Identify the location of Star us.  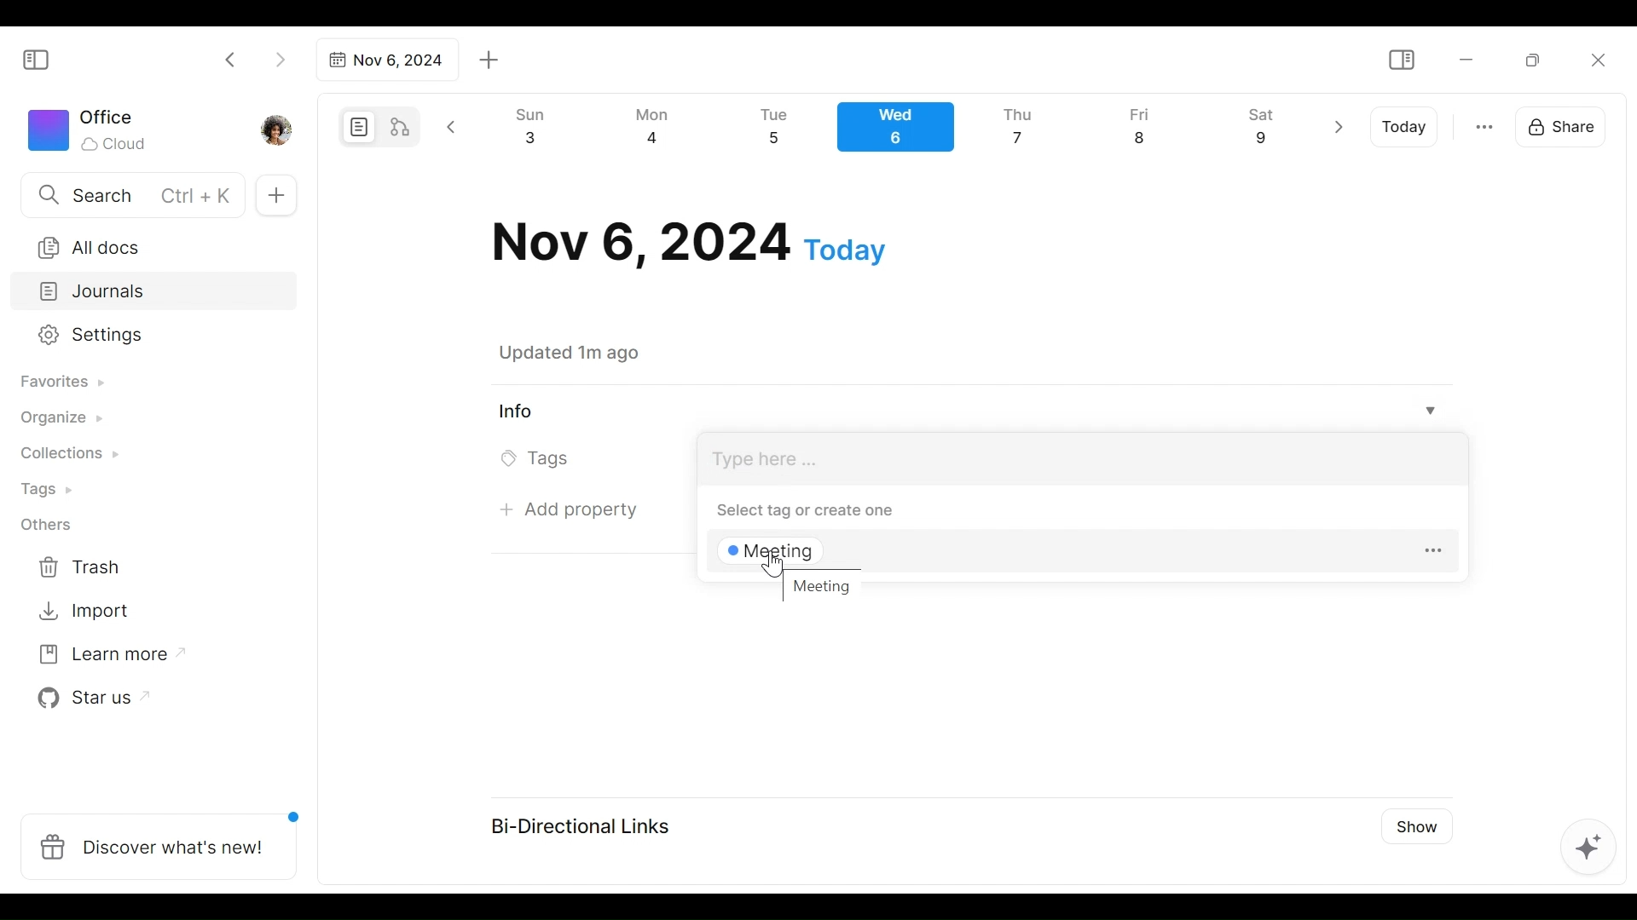
(89, 699).